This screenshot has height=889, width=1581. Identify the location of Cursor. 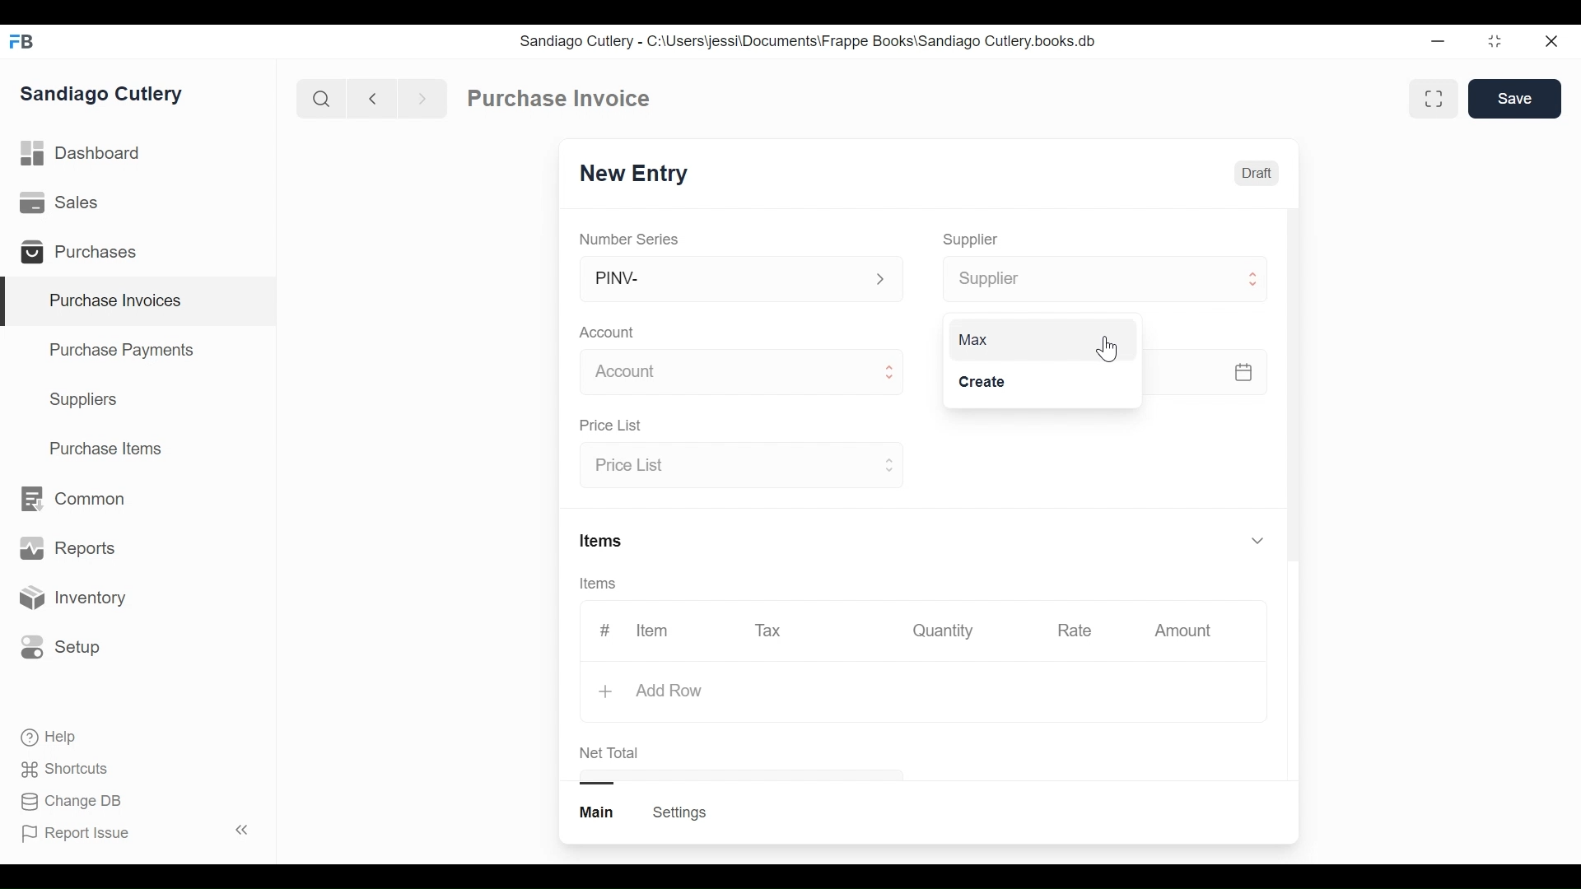
(1108, 347).